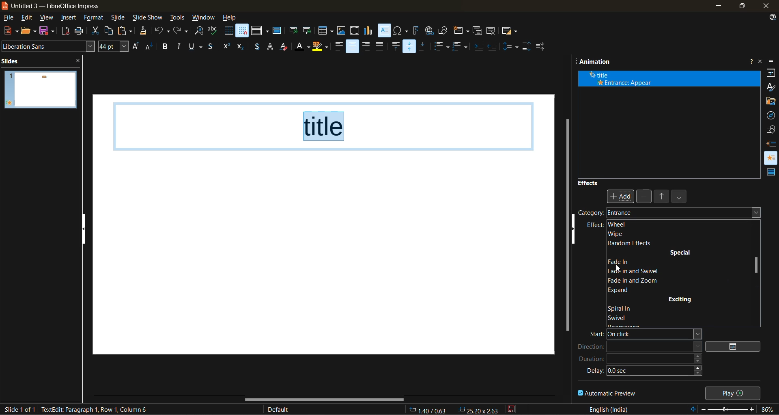 The image size is (779, 415). I want to click on slide show, so click(148, 18).